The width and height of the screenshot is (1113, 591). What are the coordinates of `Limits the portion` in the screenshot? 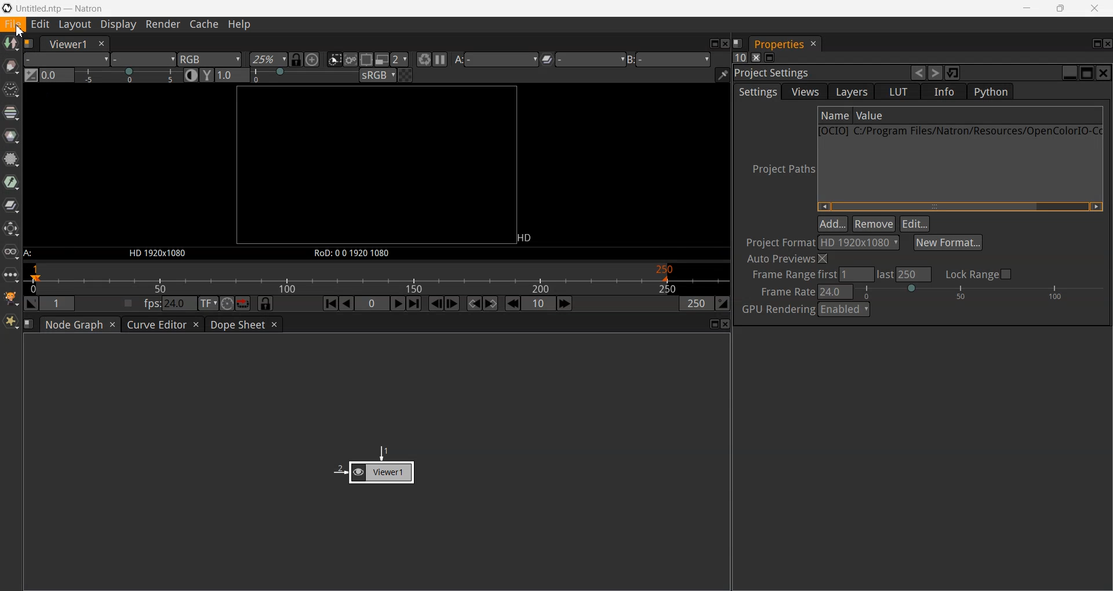 It's located at (366, 59).